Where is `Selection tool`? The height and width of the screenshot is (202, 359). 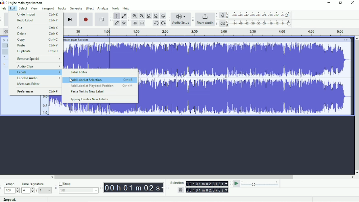 Selection tool is located at coordinates (117, 16).